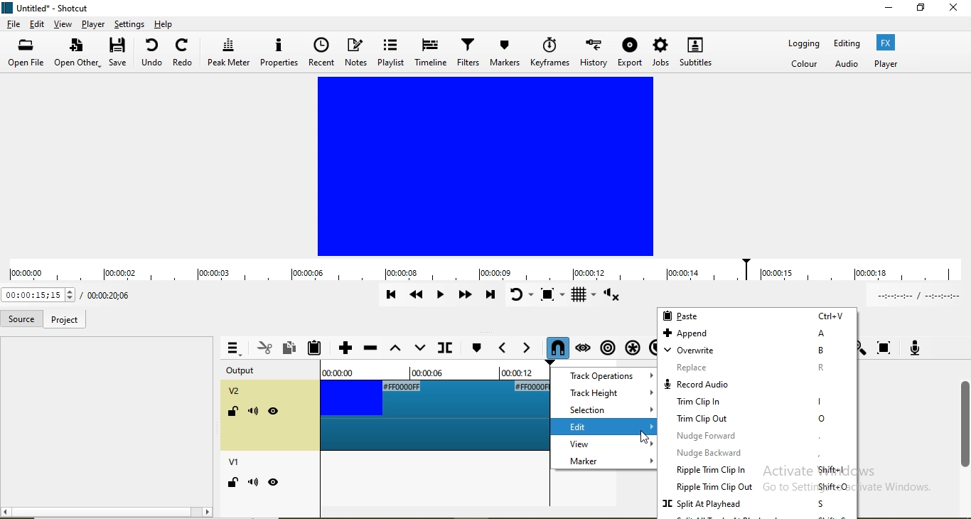  What do you see at coordinates (606, 410) in the screenshot?
I see `selection` at bounding box center [606, 410].